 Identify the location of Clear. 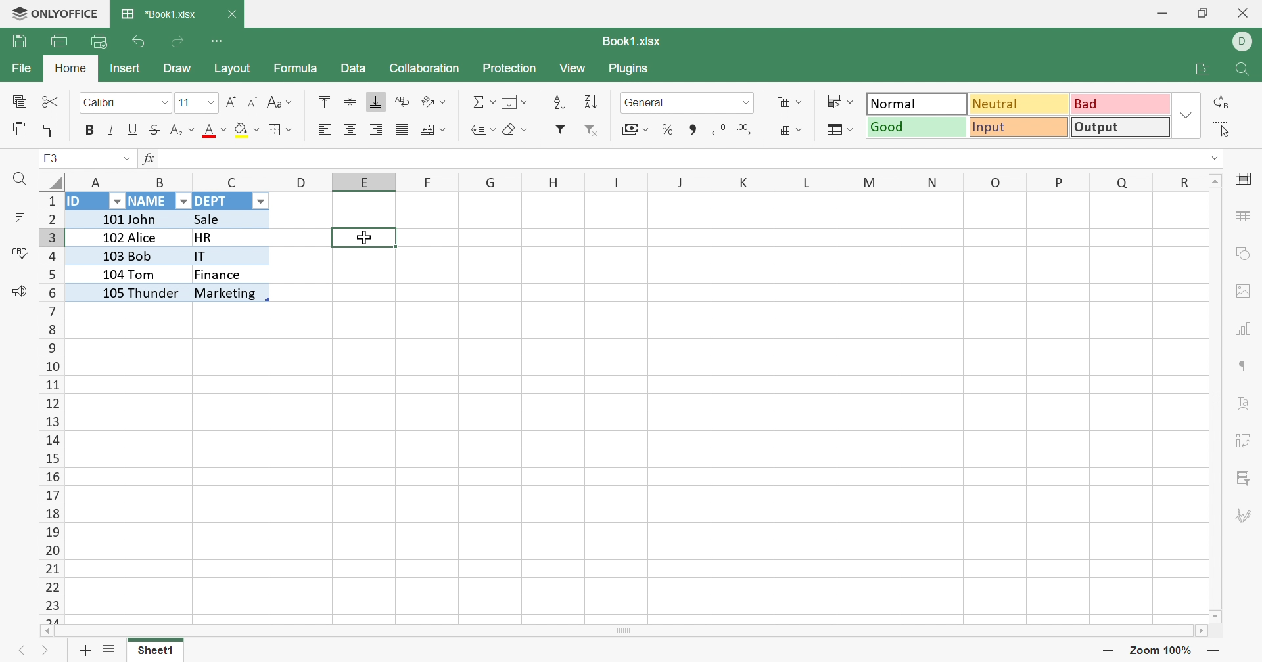
(515, 129).